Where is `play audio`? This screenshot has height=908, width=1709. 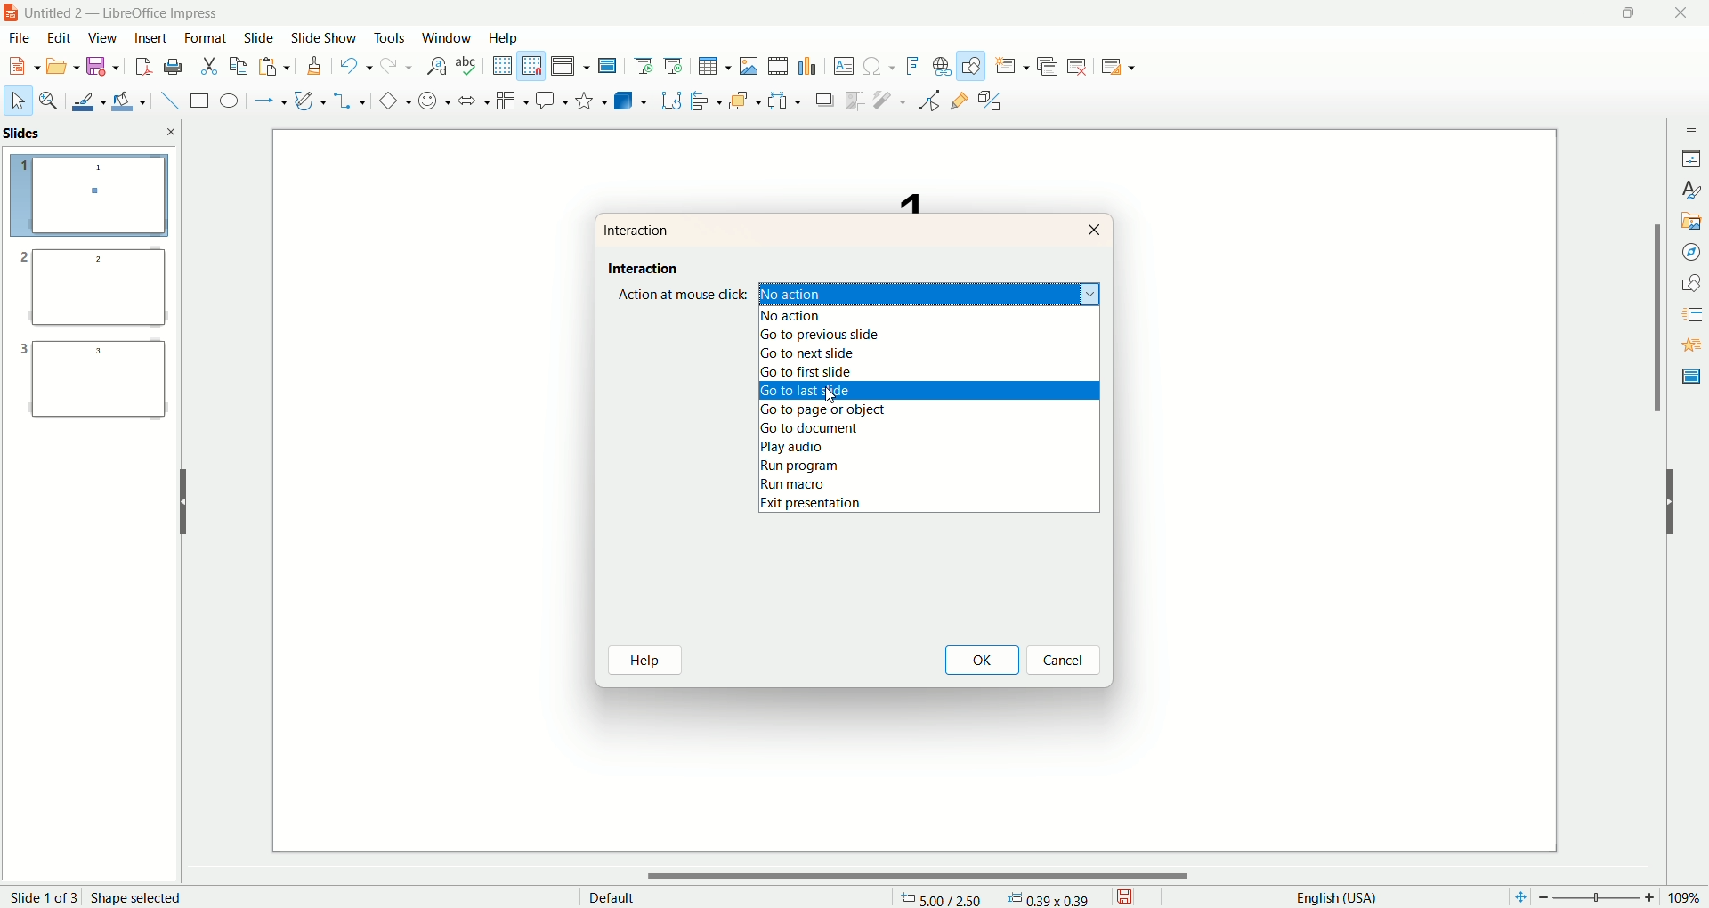
play audio is located at coordinates (855, 448).